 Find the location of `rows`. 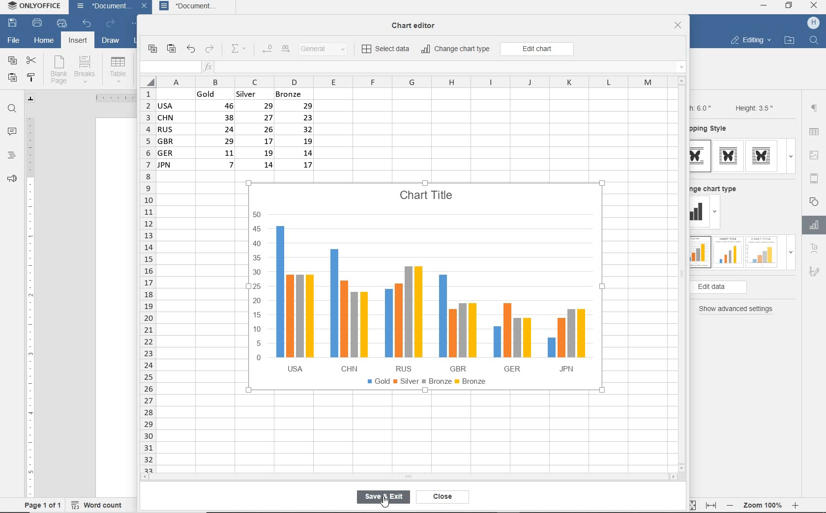

rows is located at coordinates (147, 280).